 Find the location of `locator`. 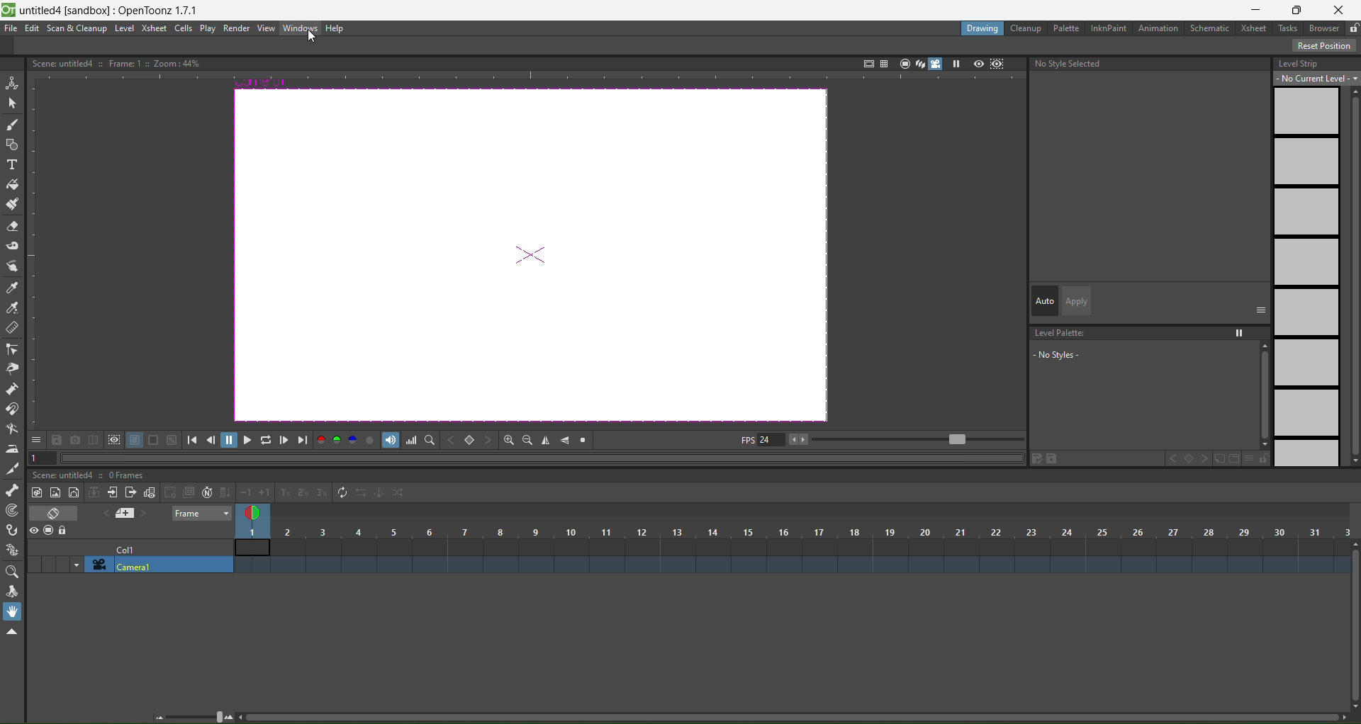

locator is located at coordinates (430, 441).